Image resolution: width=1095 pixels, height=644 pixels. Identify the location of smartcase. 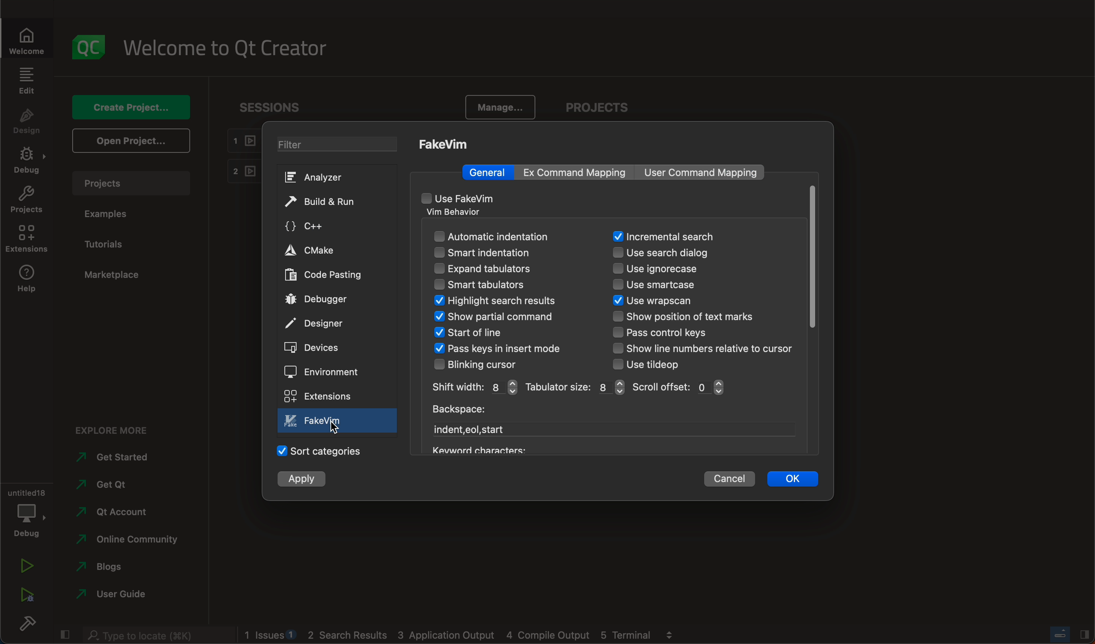
(663, 286).